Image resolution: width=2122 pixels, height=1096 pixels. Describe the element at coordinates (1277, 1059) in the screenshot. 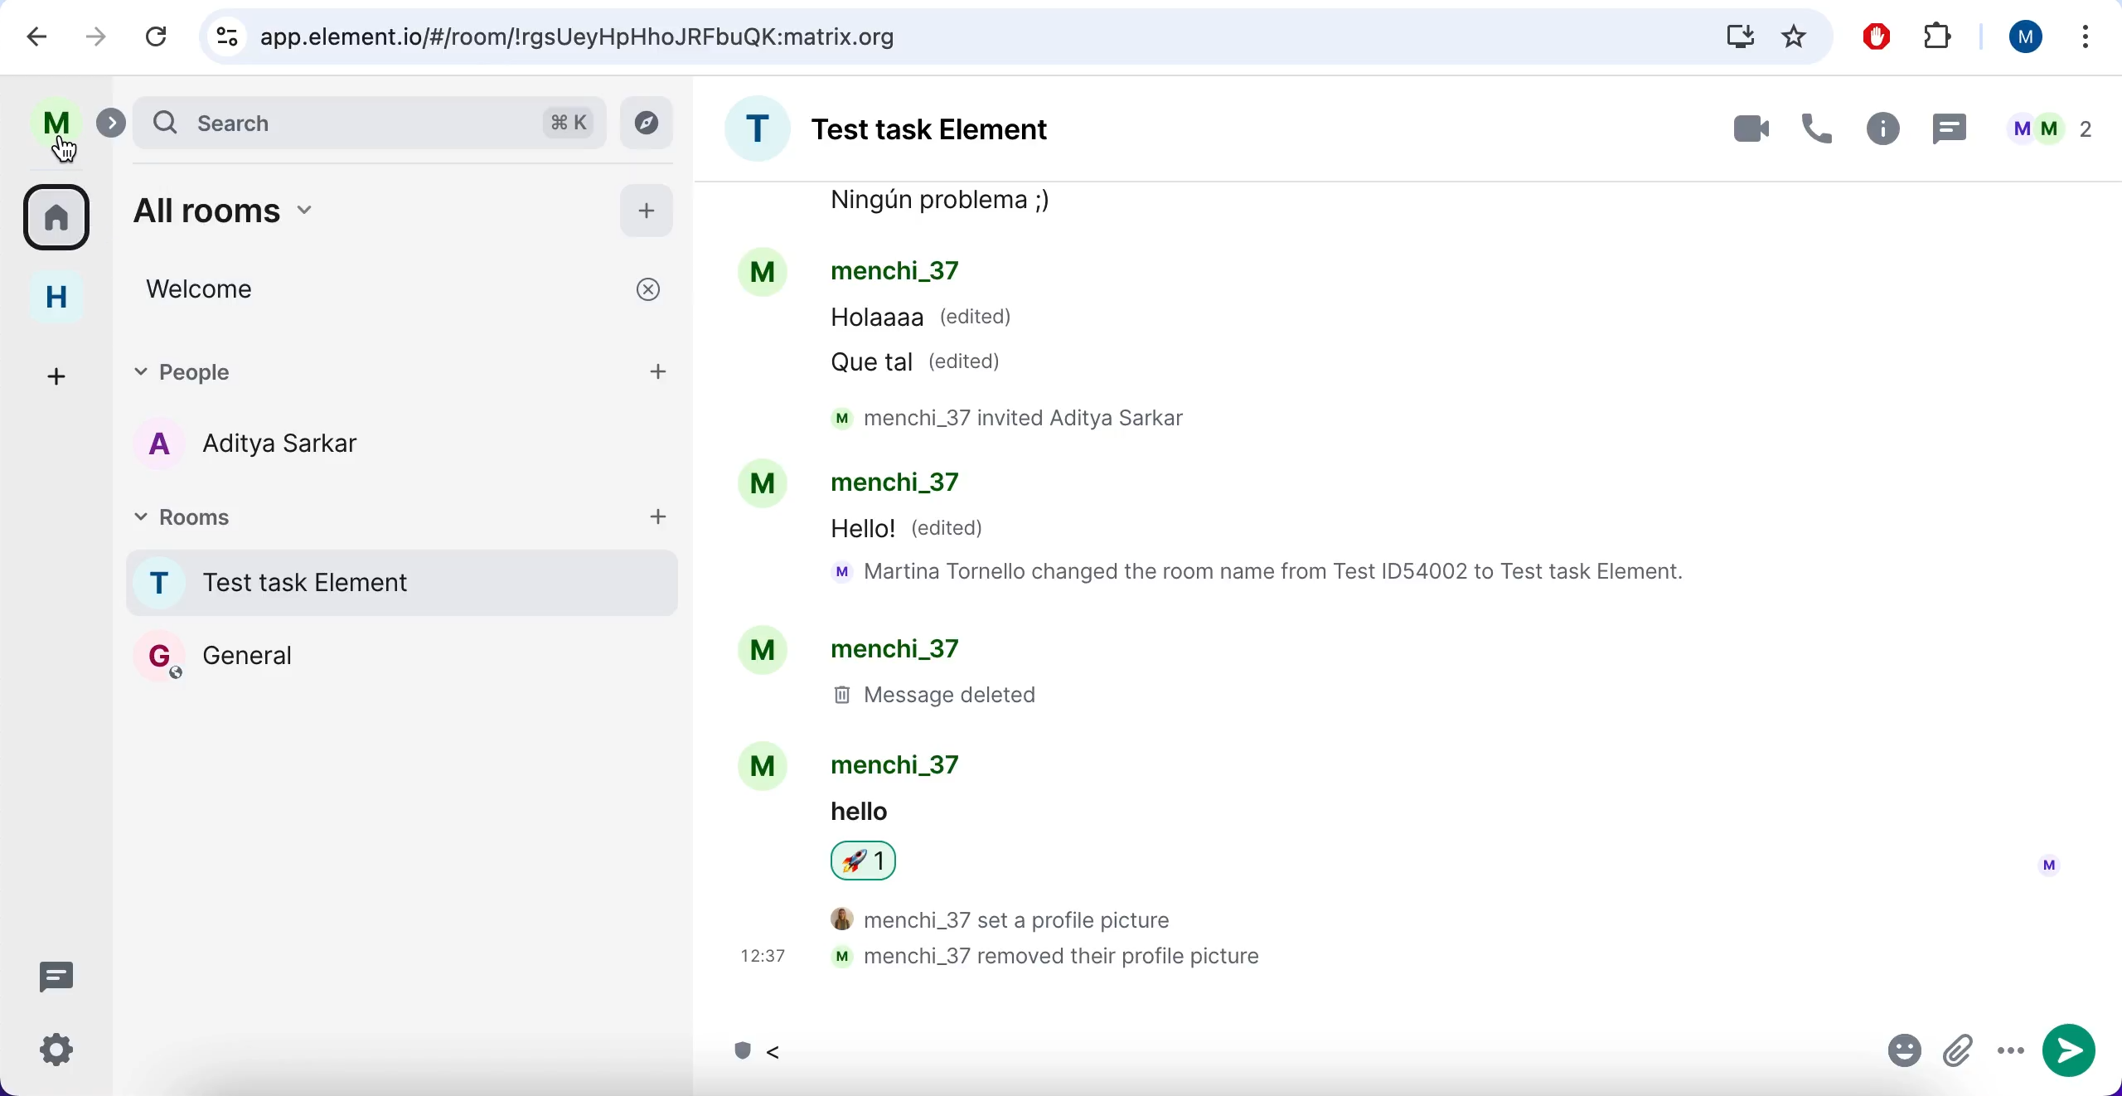

I see `` at that location.